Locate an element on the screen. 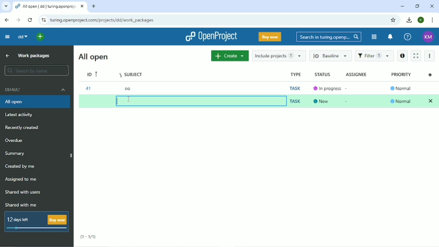  K is located at coordinates (421, 20).